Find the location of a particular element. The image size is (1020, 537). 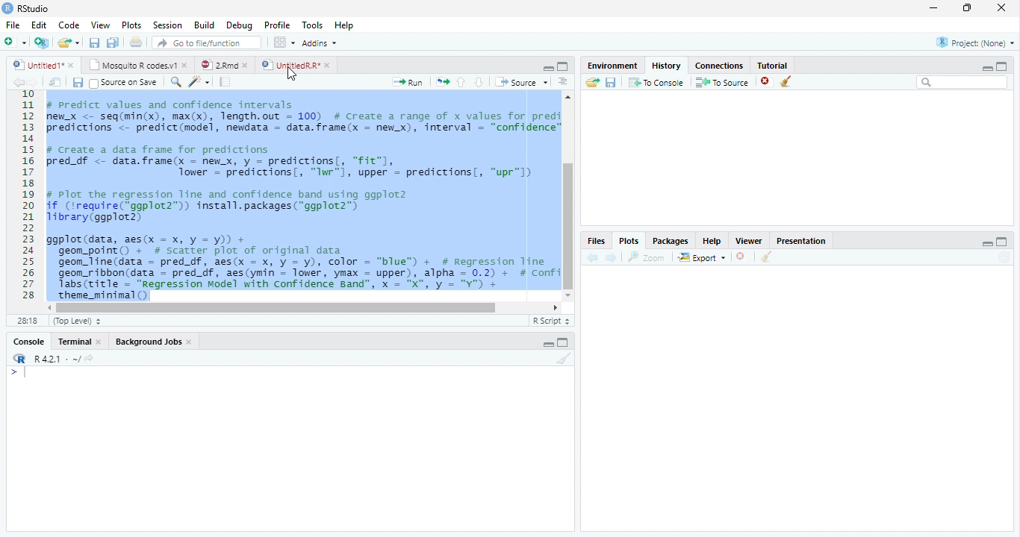

Edit is located at coordinates (40, 25).